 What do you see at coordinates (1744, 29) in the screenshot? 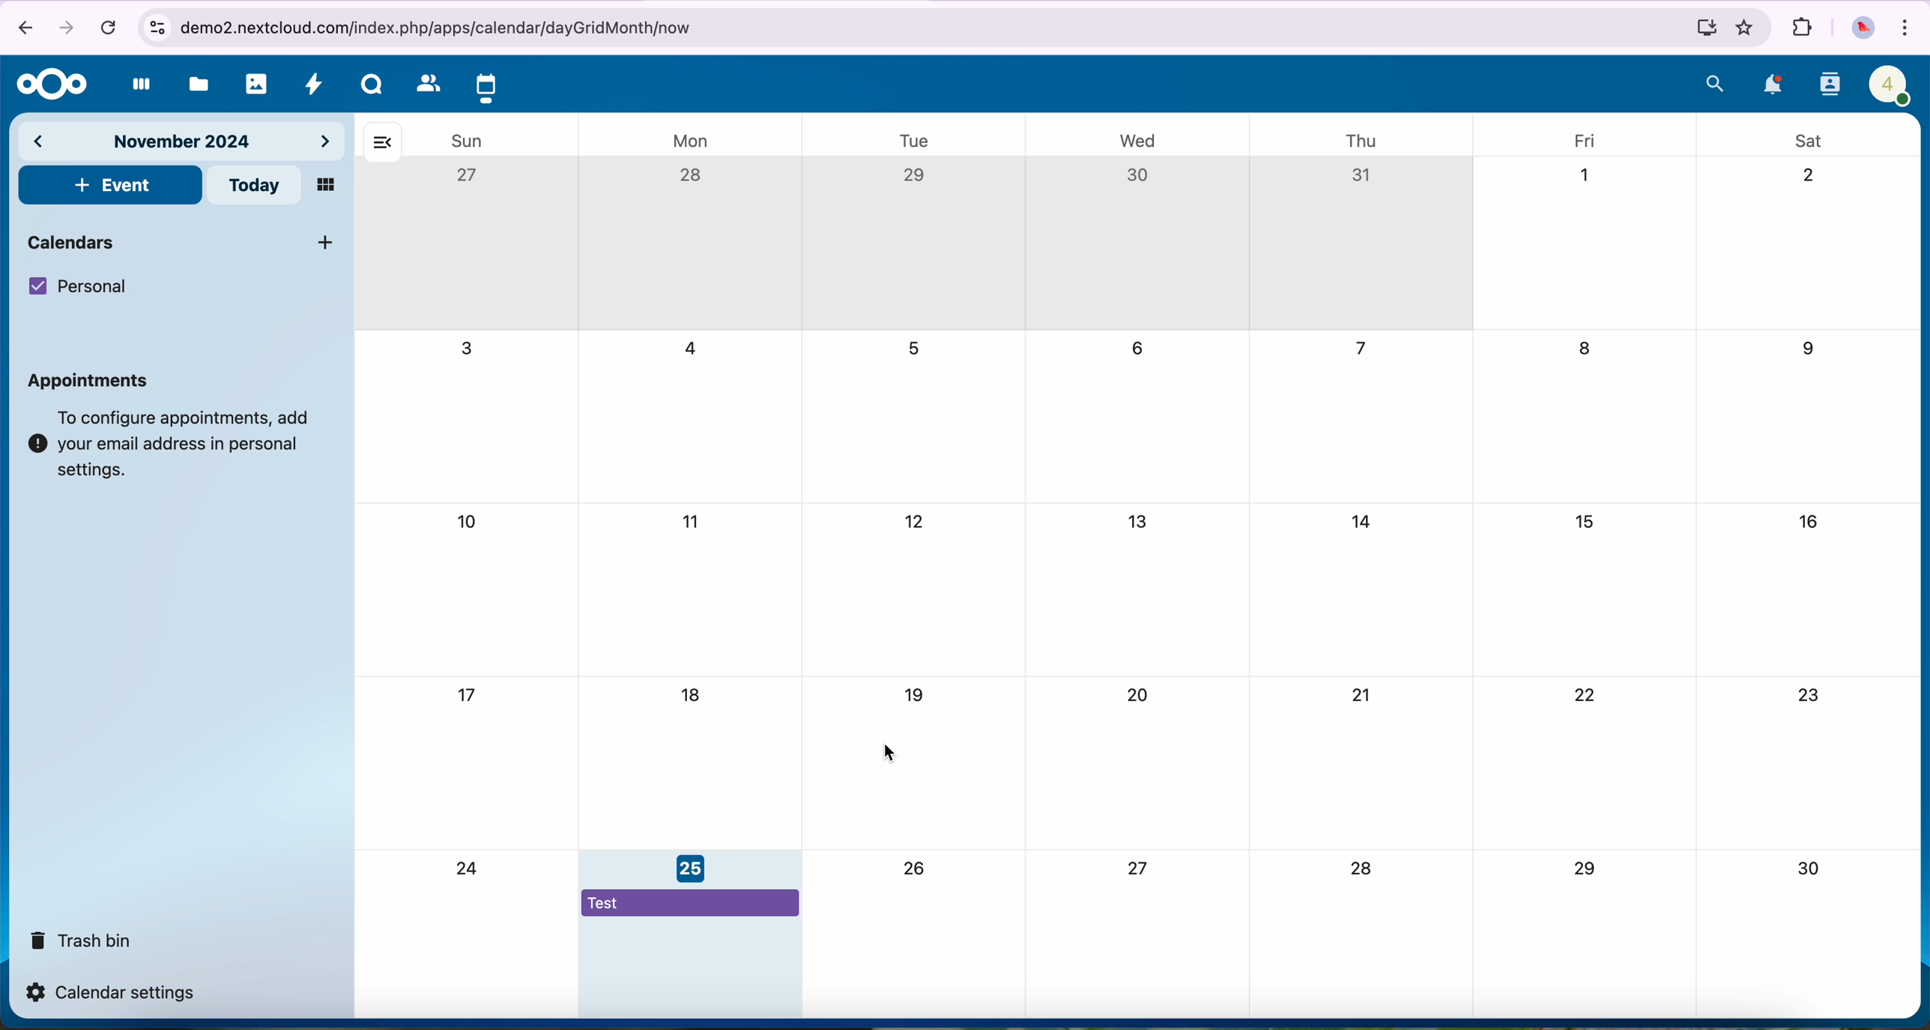
I see `favorites` at bounding box center [1744, 29].